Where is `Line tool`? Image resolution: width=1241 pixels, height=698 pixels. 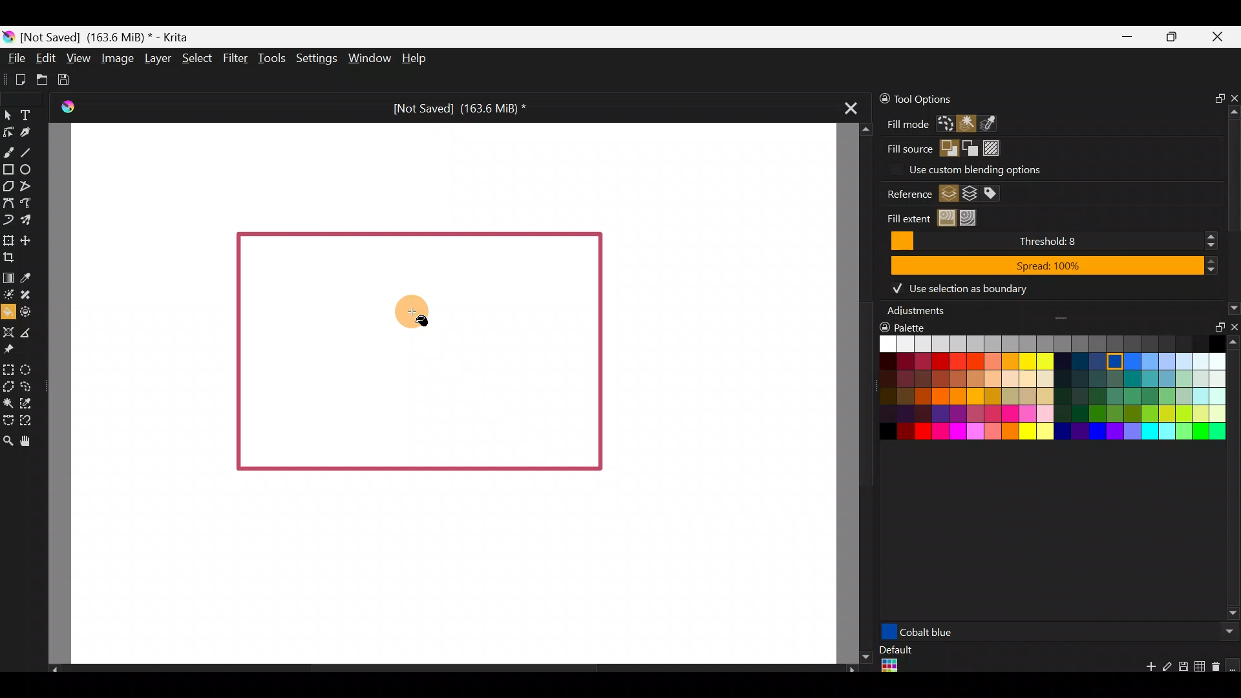
Line tool is located at coordinates (31, 149).